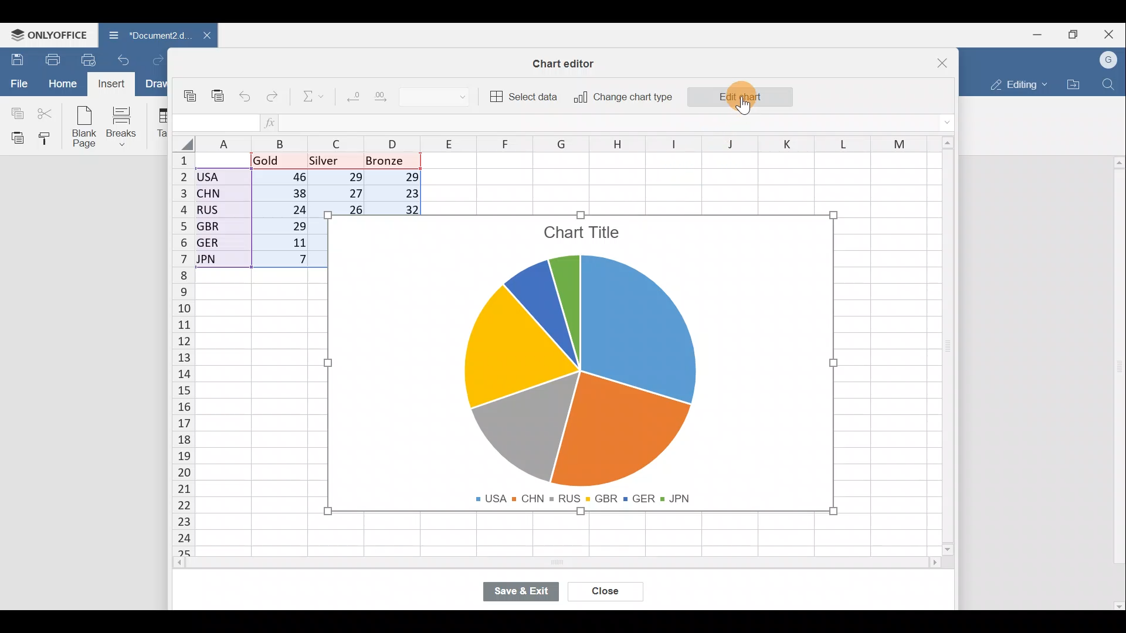  I want to click on Save & exit, so click(521, 593).